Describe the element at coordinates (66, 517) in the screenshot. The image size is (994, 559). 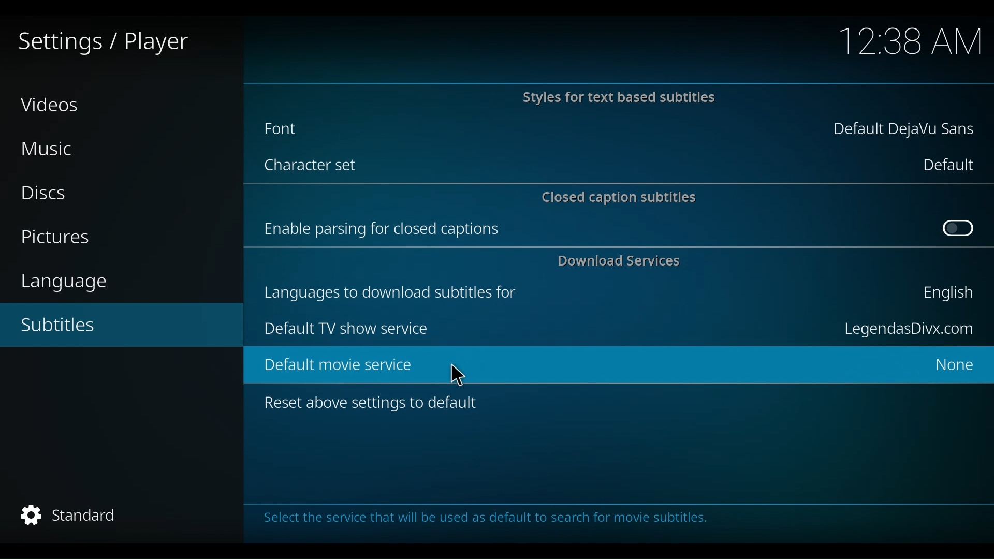
I see `Standard` at that location.